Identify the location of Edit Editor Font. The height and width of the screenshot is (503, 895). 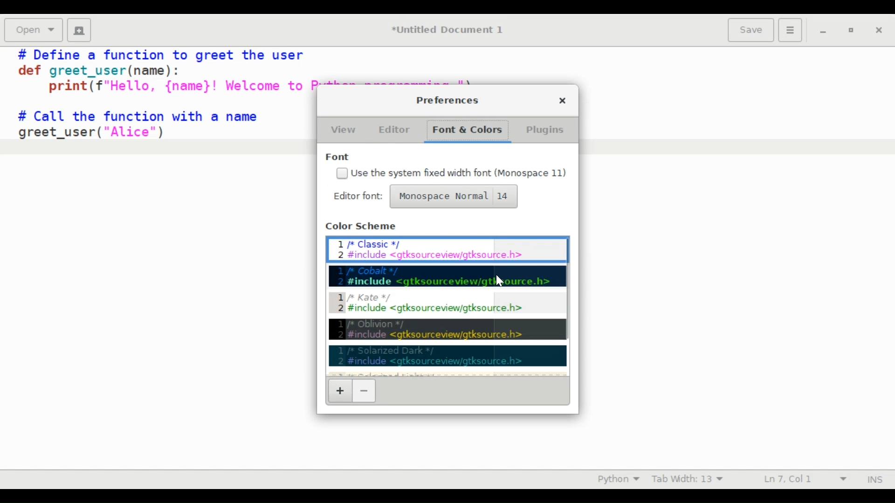
(358, 196).